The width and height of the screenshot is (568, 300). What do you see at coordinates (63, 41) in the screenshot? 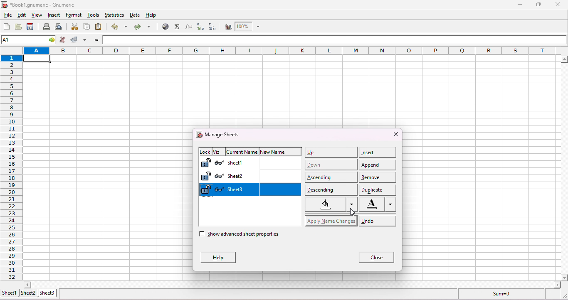
I see `cancel change` at bounding box center [63, 41].